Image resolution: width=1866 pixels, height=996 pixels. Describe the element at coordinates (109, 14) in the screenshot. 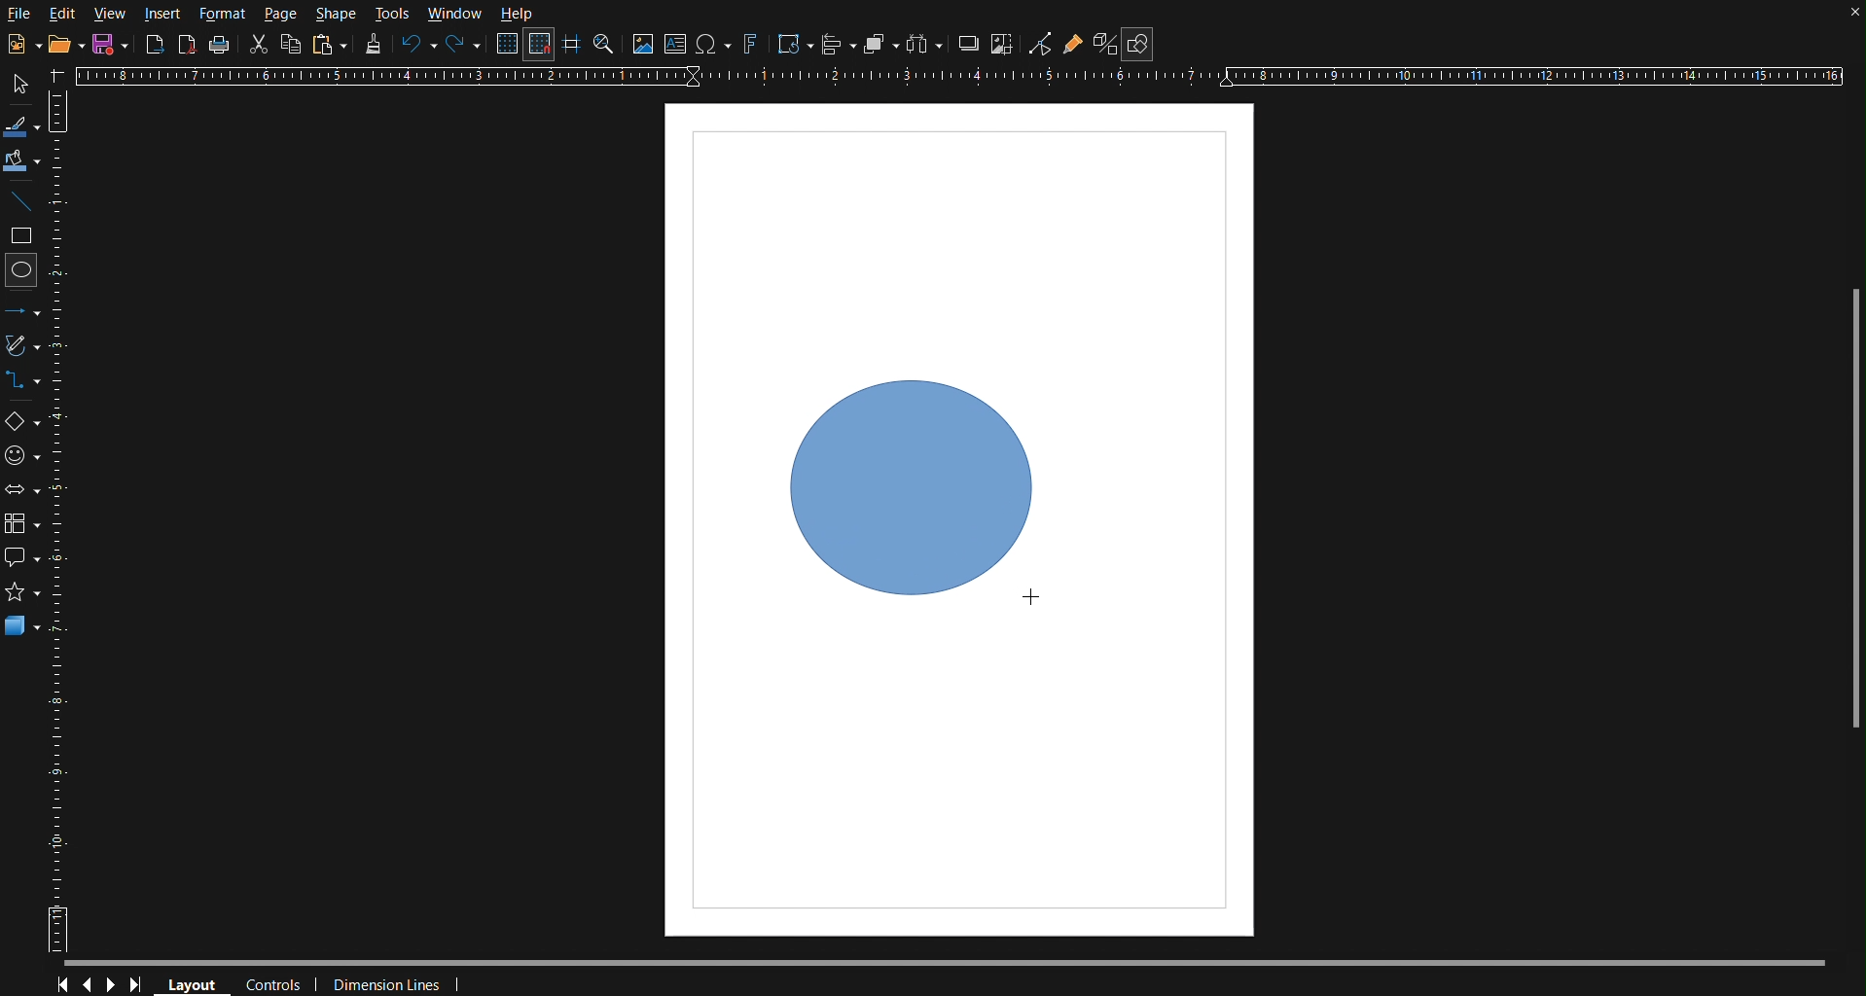

I see `View` at that location.